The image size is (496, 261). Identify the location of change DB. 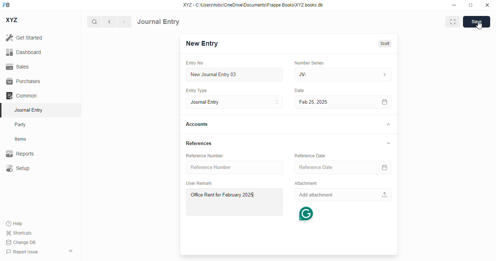
(21, 242).